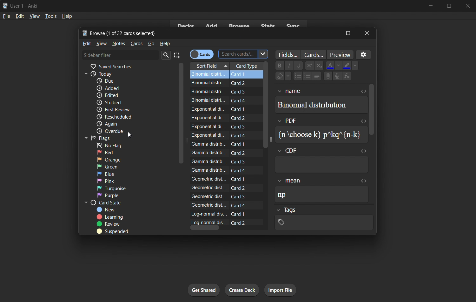 The width and height of the screenshot is (476, 302). What do you see at coordinates (298, 65) in the screenshot?
I see `underline` at bounding box center [298, 65].